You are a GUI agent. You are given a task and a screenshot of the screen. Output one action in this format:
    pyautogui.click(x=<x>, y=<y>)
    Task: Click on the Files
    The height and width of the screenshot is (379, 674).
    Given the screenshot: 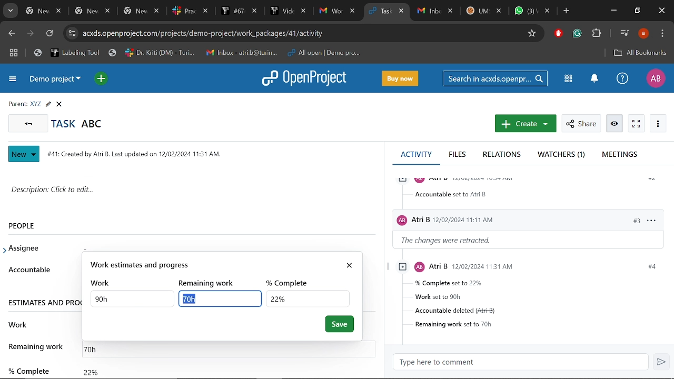 What is the action you would take?
    pyautogui.click(x=458, y=155)
    